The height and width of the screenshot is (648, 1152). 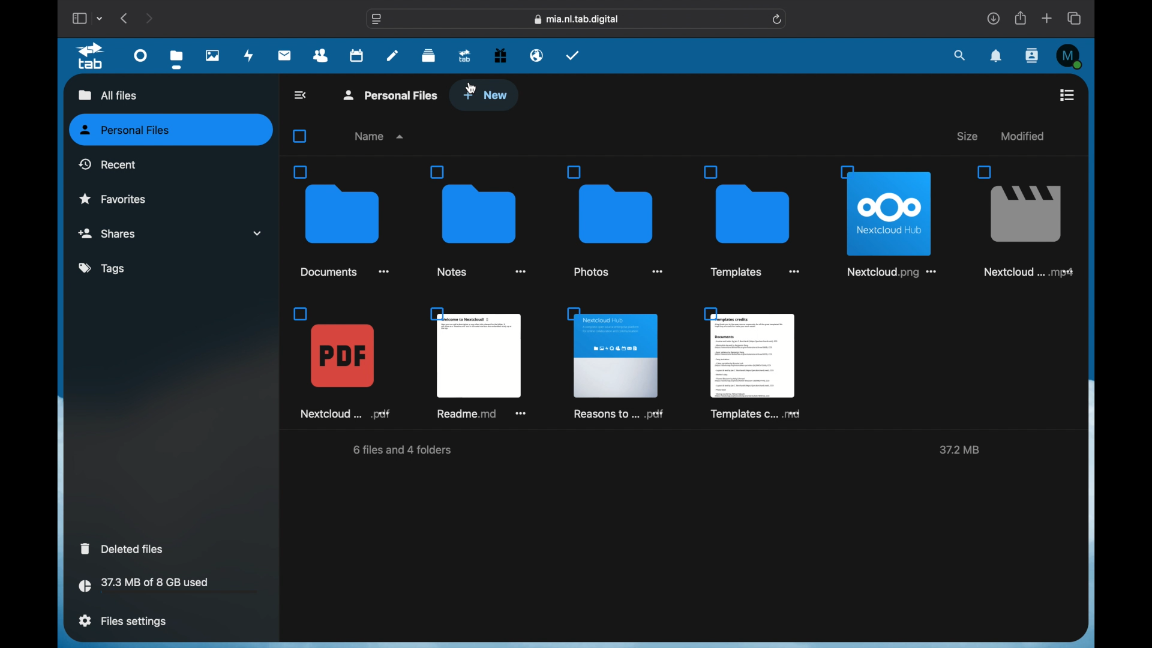 I want to click on shares, so click(x=170, y=233).